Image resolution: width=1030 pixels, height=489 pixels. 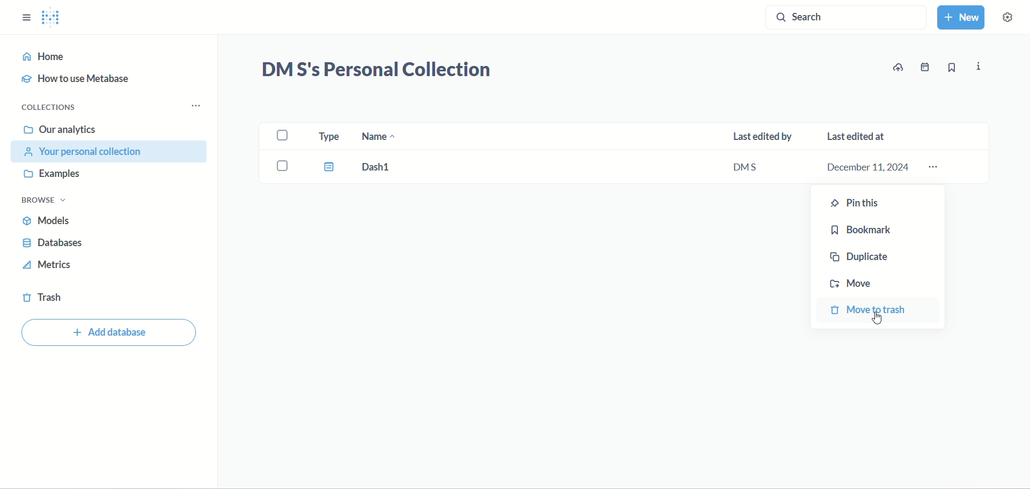 What do you see at coordinates (80, 80) in the screenshot?
I see `how to use metabase` at bounding box center [80, 80].